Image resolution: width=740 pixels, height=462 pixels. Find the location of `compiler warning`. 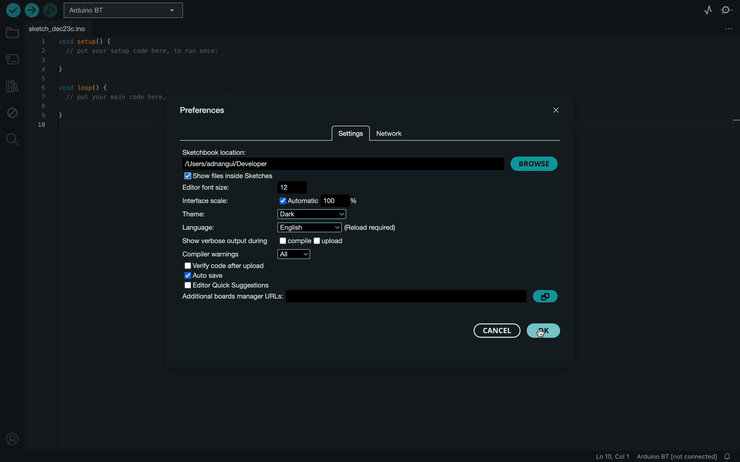

compiler warning is located at coordinates (247, 254).